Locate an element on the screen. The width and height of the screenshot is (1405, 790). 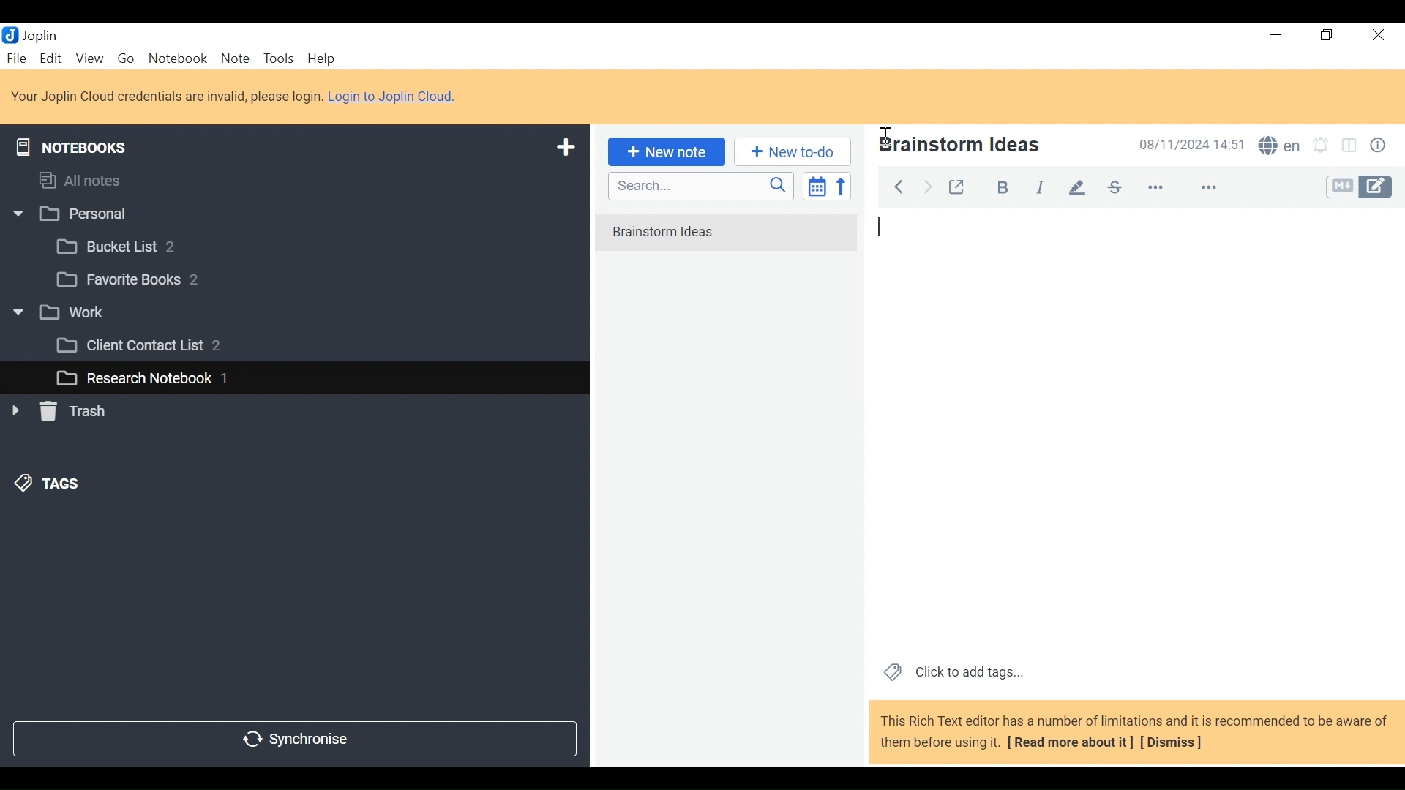
Toggle Editor layout is located at coordinates (1350, 147).